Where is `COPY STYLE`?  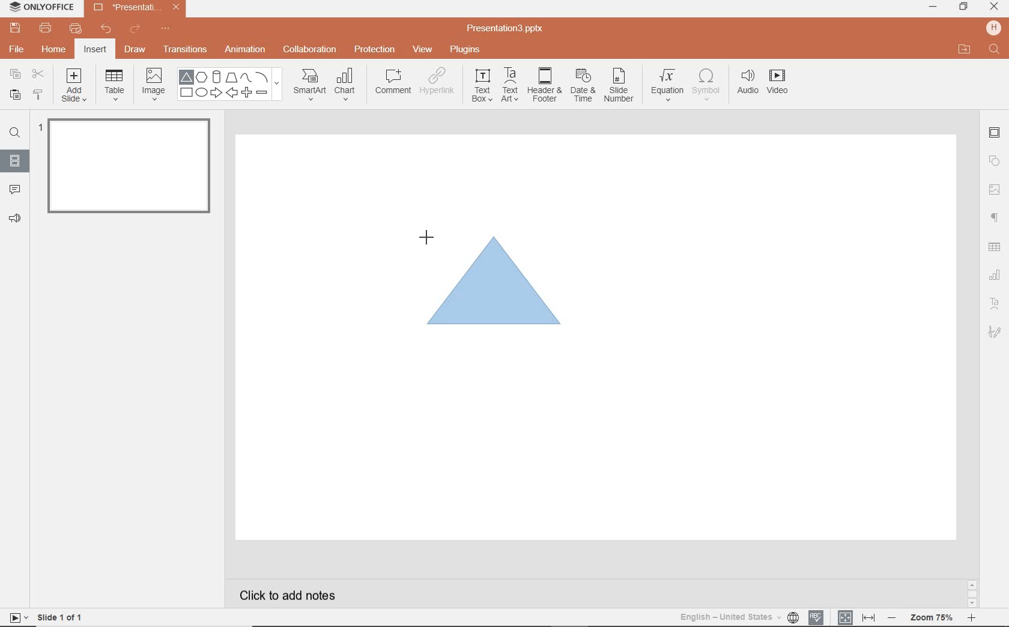 COPY STYLE is located at coordinates (39, 95).